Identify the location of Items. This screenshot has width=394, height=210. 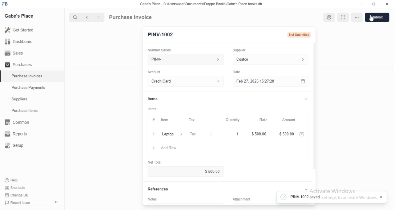
(152, 109).